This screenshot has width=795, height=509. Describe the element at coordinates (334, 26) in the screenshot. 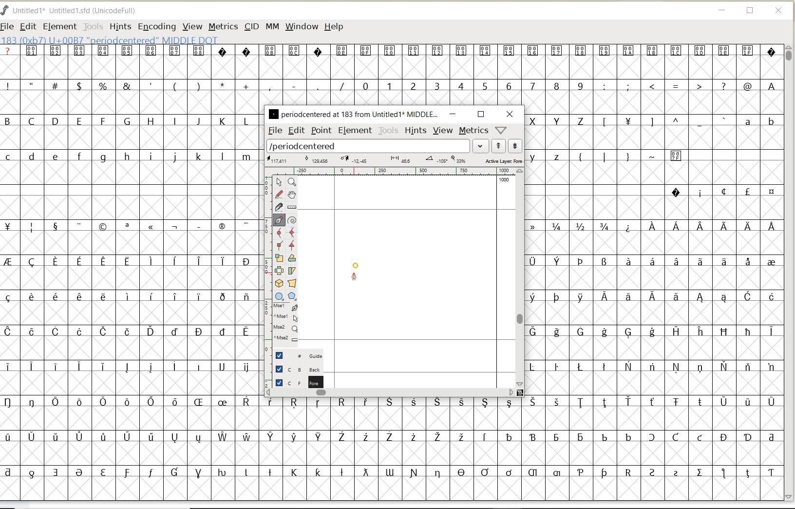

I see `HELP` at that location.